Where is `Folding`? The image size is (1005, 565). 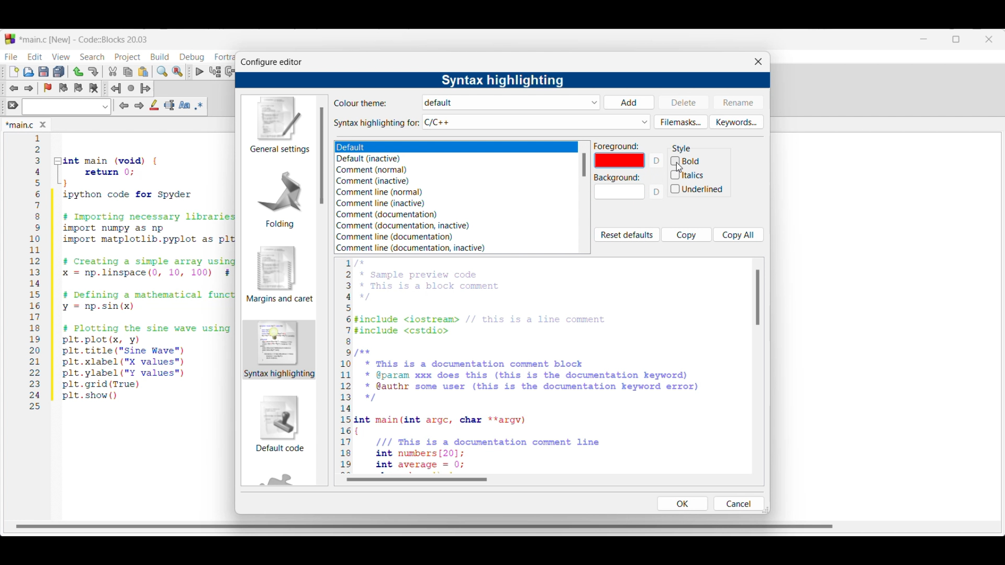
Folding is located at coordinates (280, 199).